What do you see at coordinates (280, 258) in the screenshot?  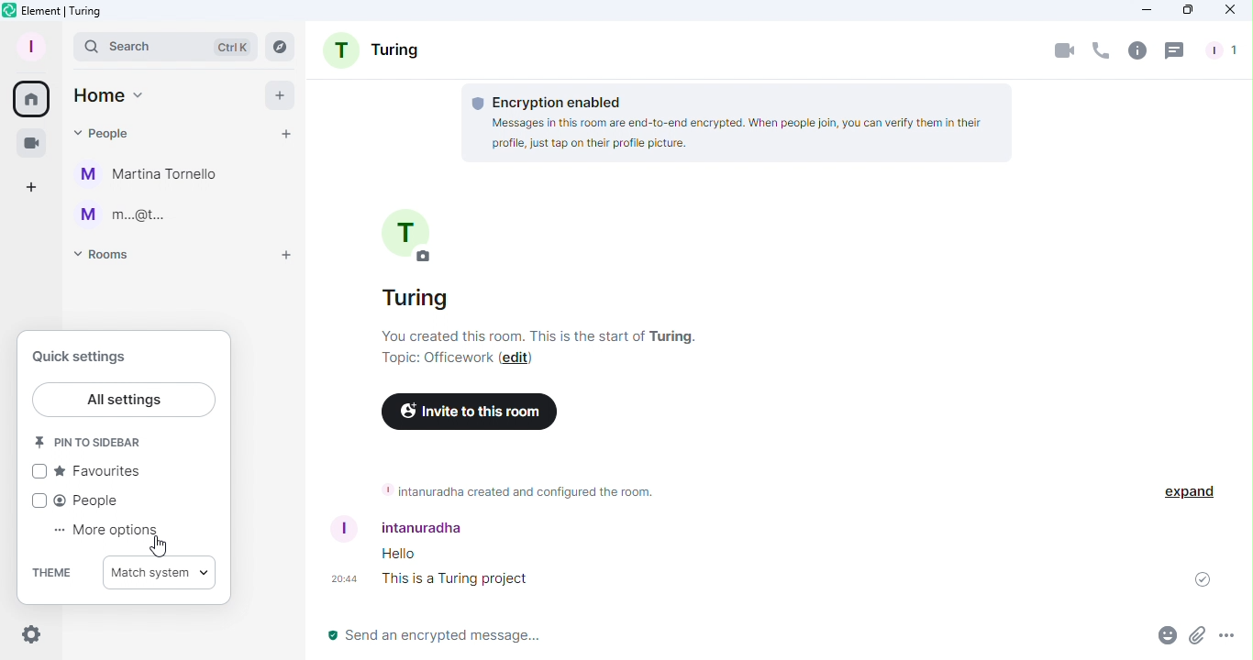 I see `Add room` at bounding box center [280, 258].